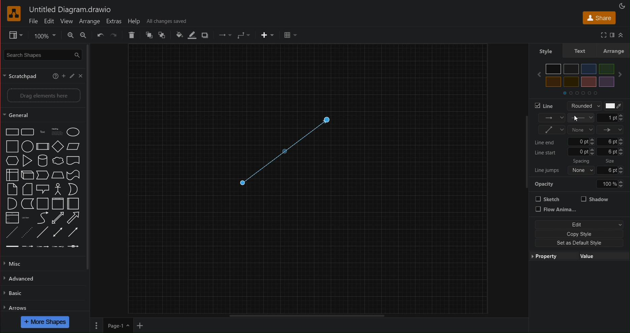 The height and width of the screenshot is (333, 630). I want to click on All changes saved , so click(166, 21).